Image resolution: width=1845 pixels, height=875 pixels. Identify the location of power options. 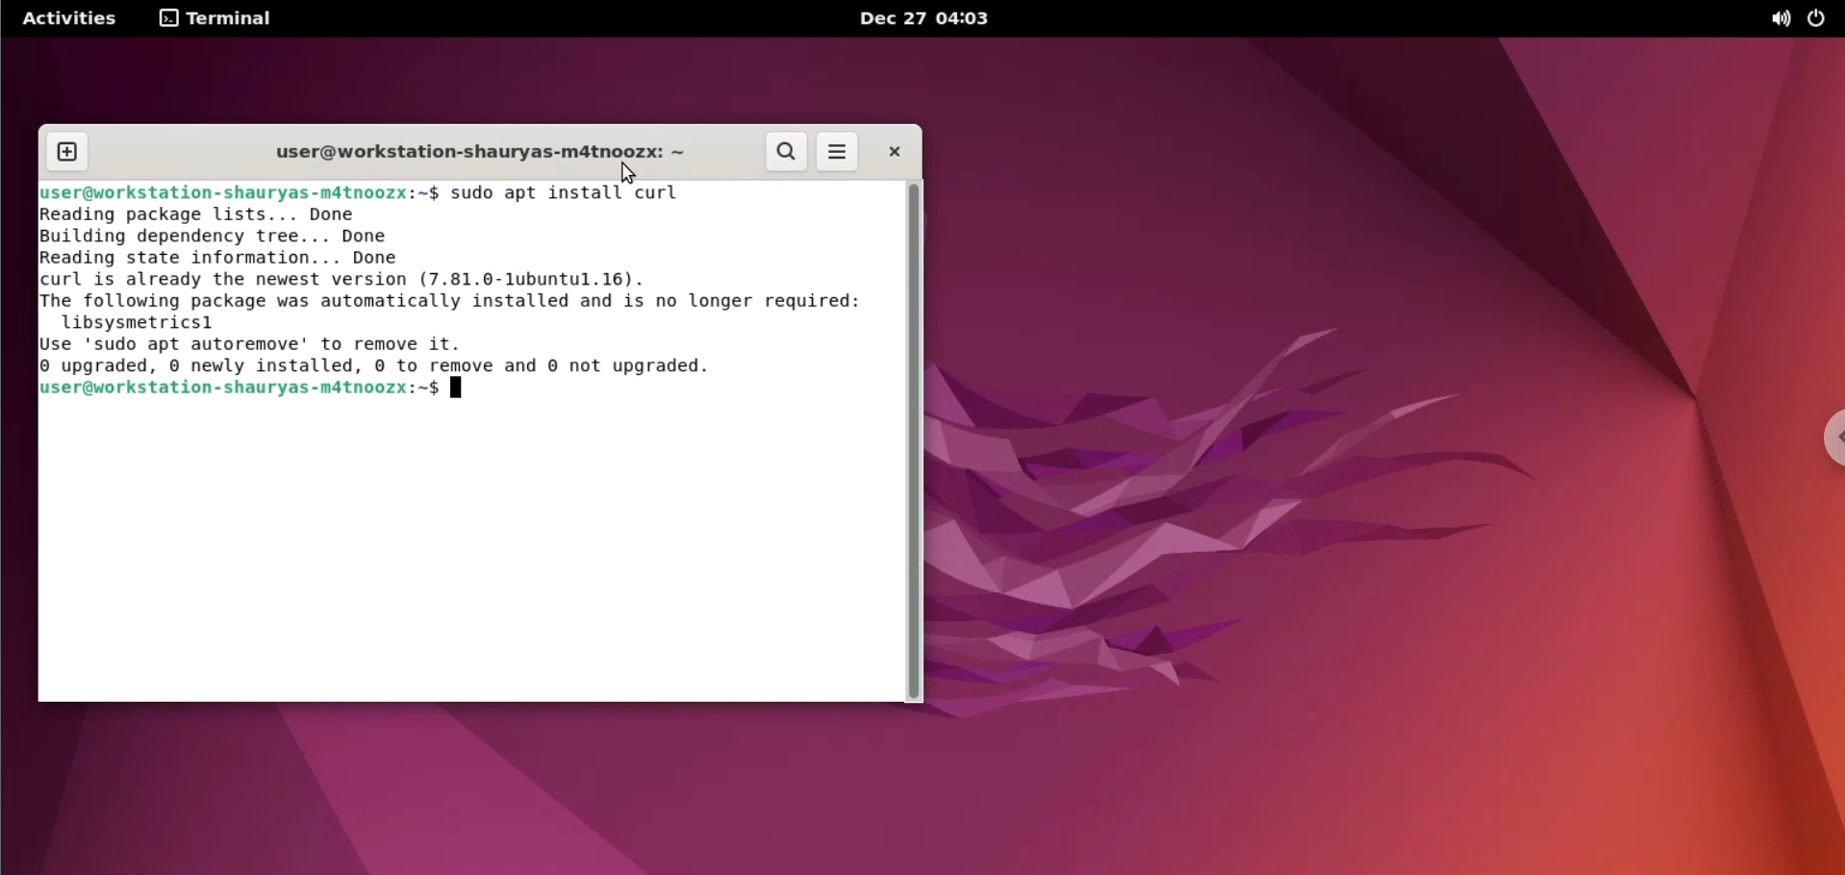
(1821, 18).